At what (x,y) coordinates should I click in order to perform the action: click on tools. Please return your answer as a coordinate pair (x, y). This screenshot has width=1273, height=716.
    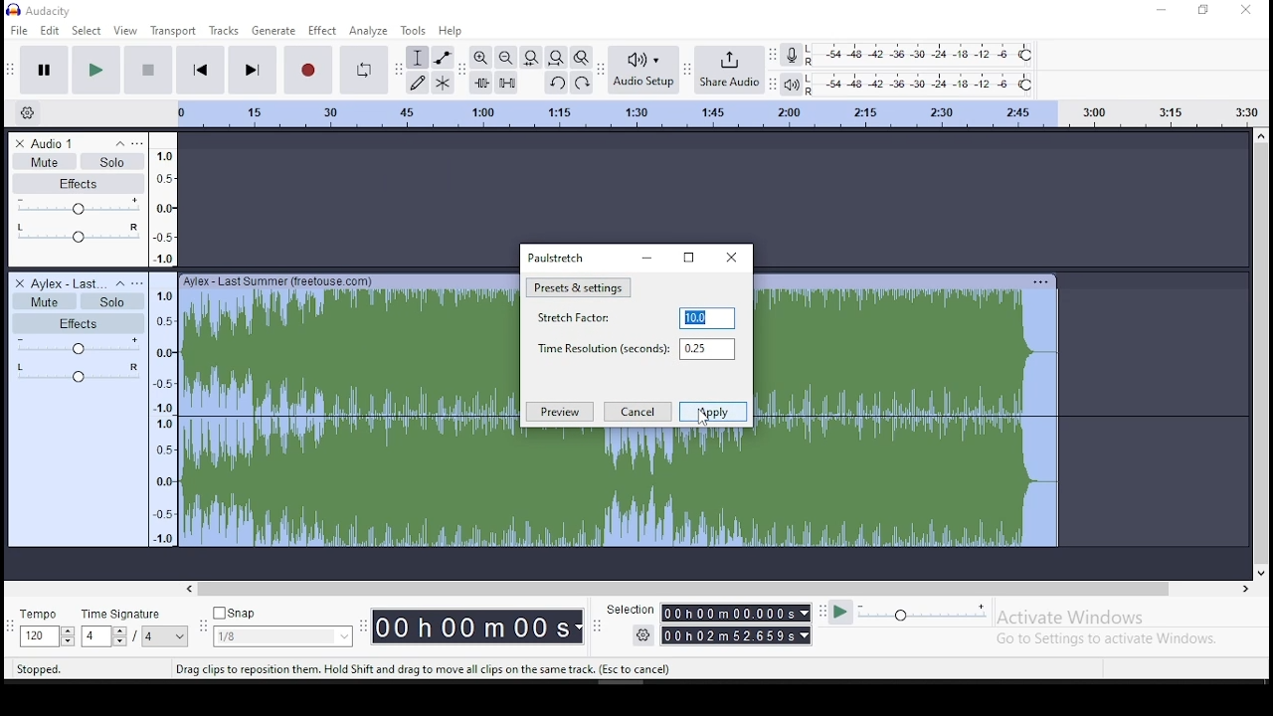
    Looking at the image, I should click on (414, 31).